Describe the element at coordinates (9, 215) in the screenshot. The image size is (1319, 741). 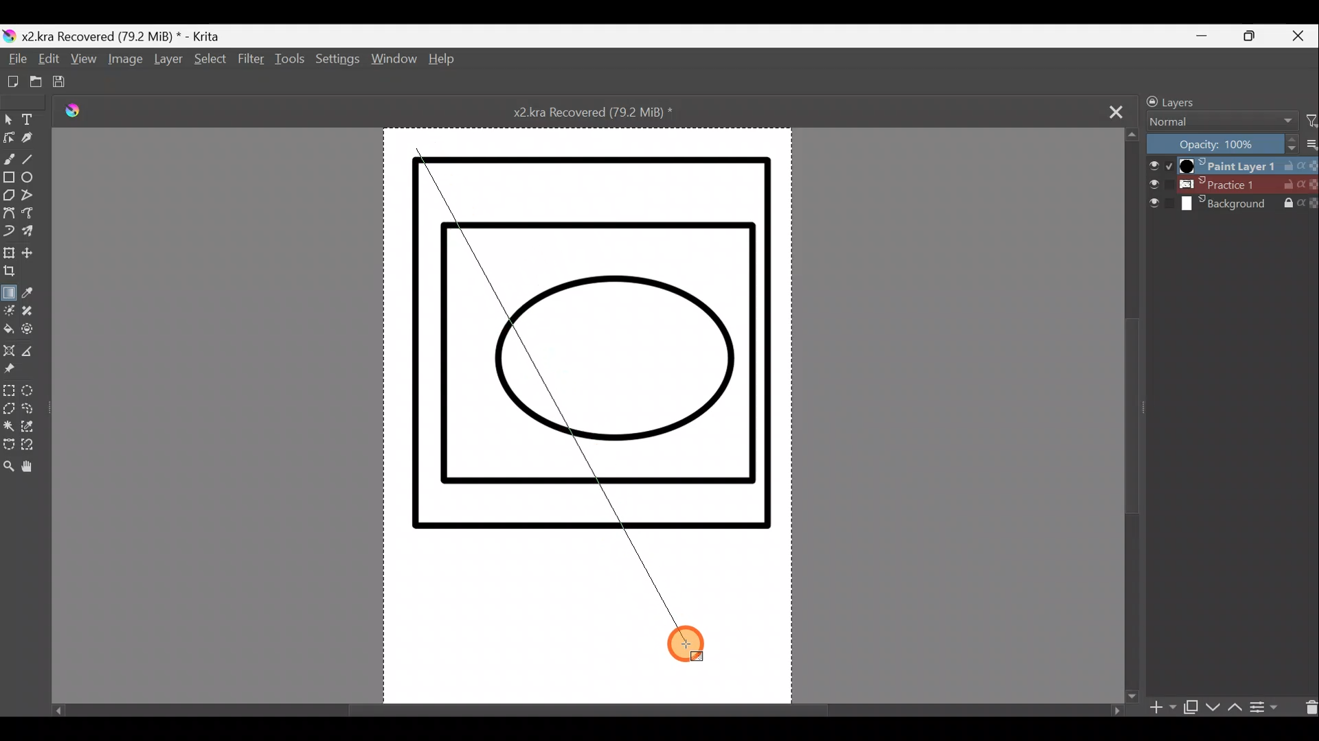
I see `Bezier curve tool` at that location.